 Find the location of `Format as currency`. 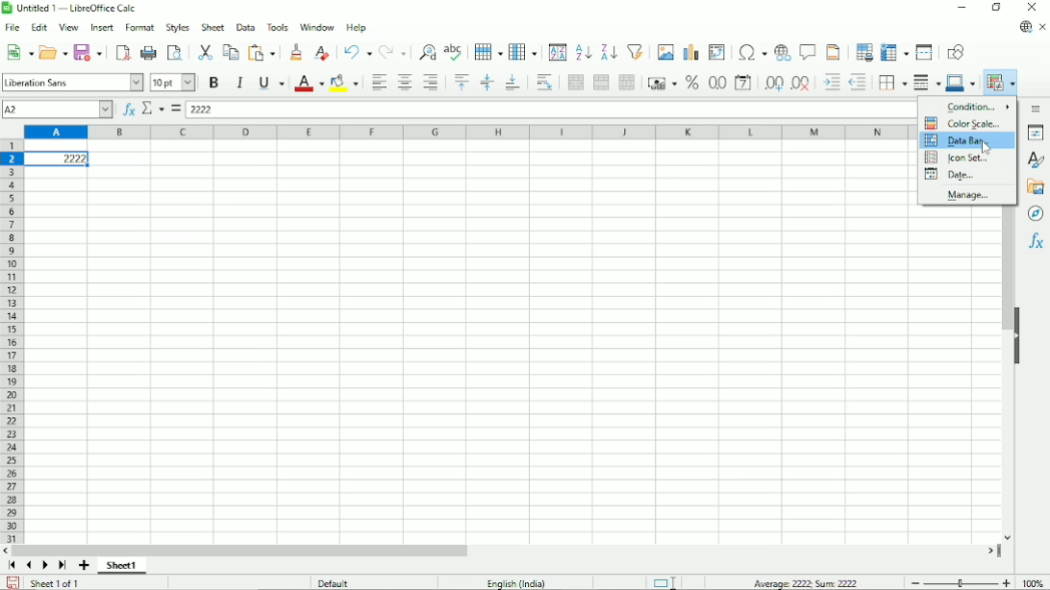

Format as currency is located at coordinates (660, 82).